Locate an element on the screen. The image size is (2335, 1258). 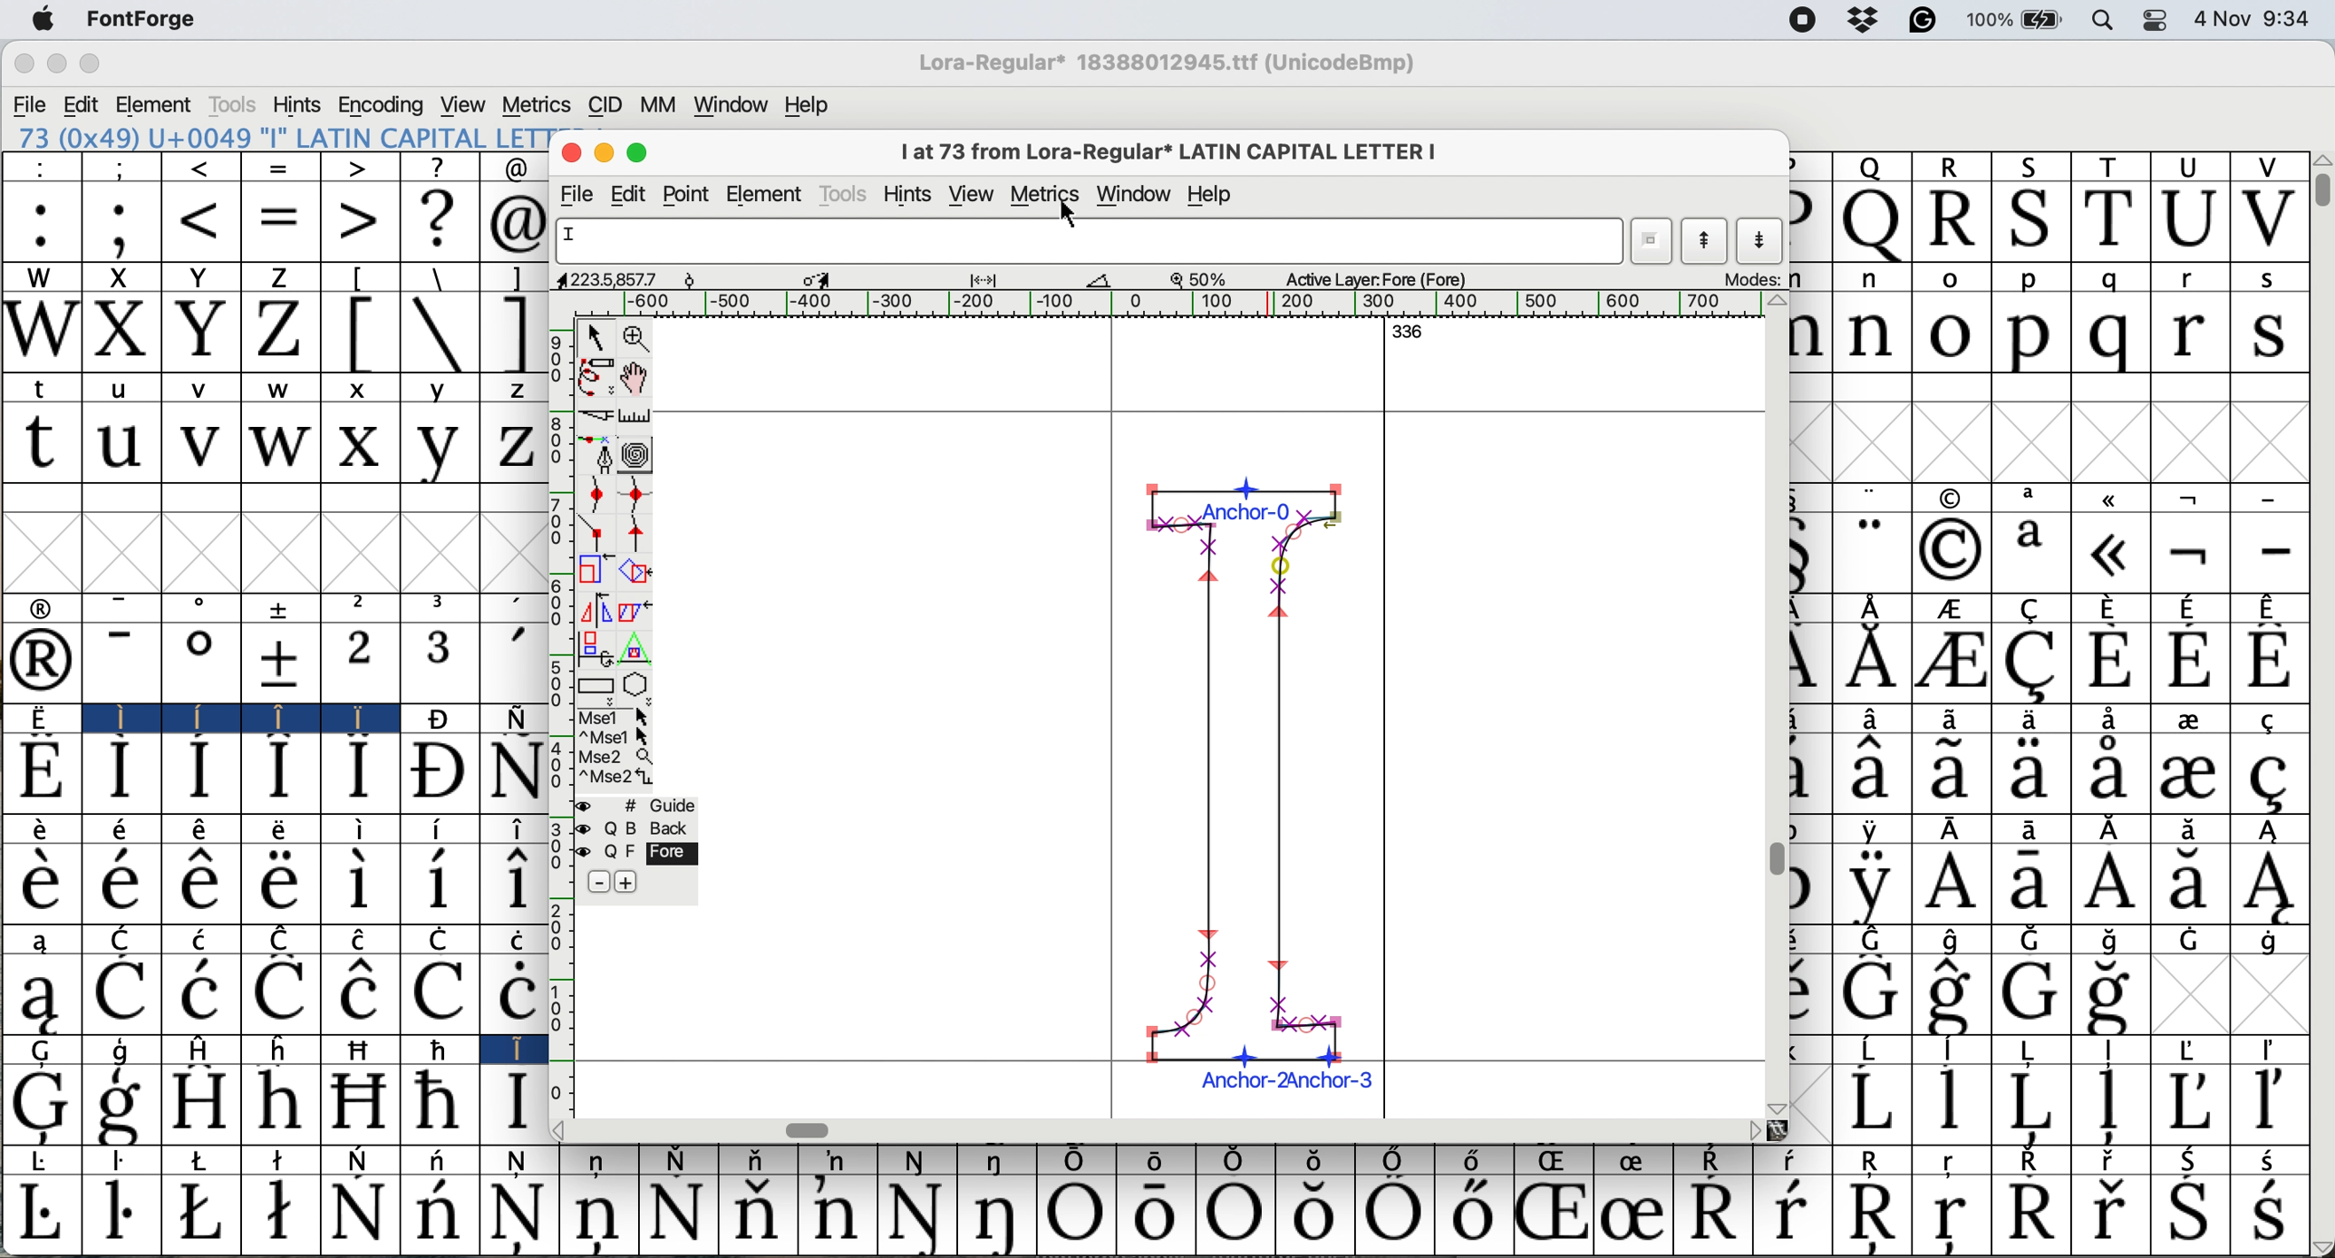
< is located at coordinates (202, 223).